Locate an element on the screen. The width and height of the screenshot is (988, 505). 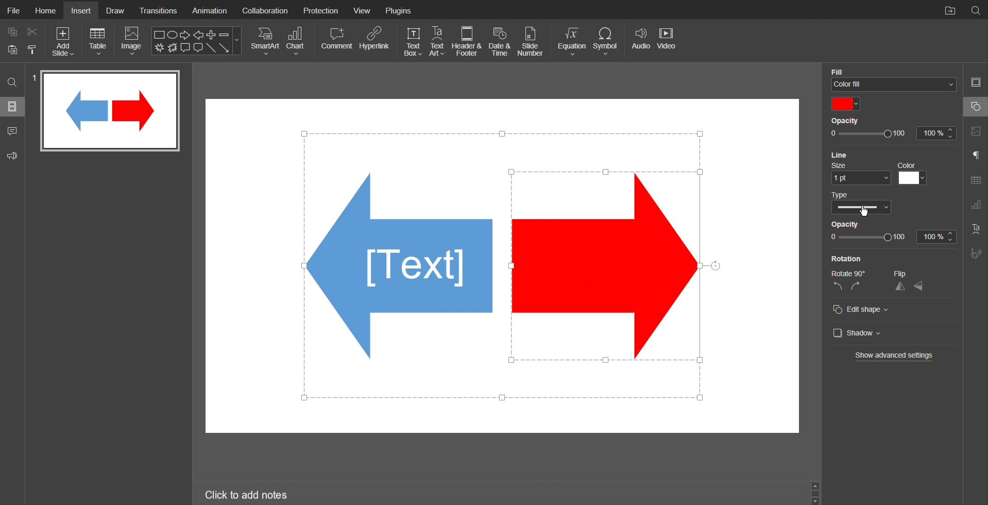
line type is located at coordinates (860, 203).